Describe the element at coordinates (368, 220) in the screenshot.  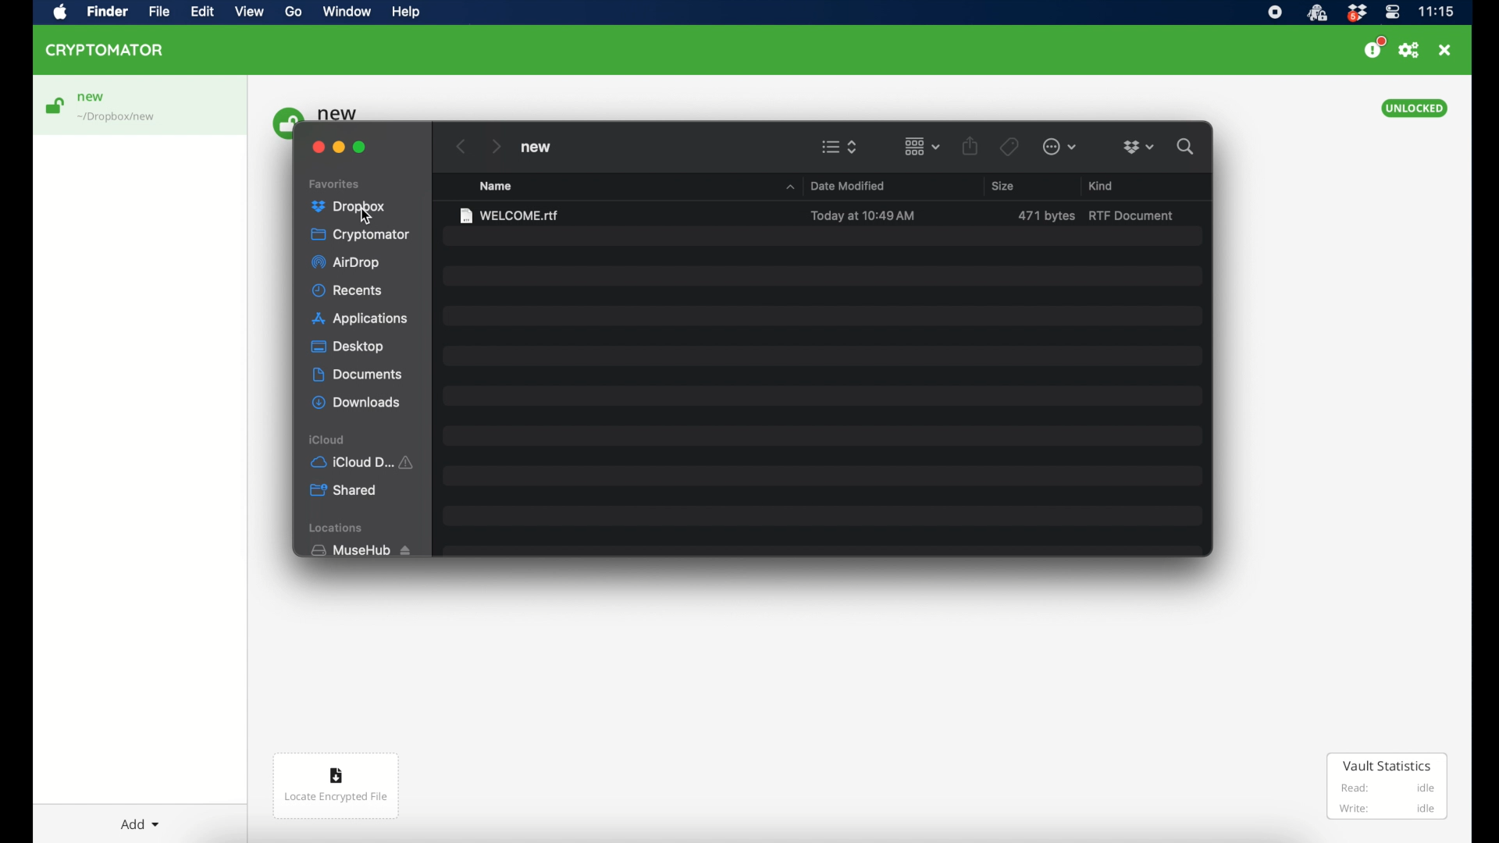
I see `cursor` at that location.